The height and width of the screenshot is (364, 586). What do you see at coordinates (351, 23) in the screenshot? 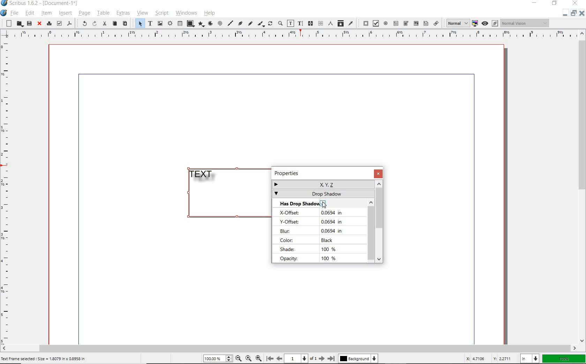
I see `eye dropper` at bounding box center [351, 23].